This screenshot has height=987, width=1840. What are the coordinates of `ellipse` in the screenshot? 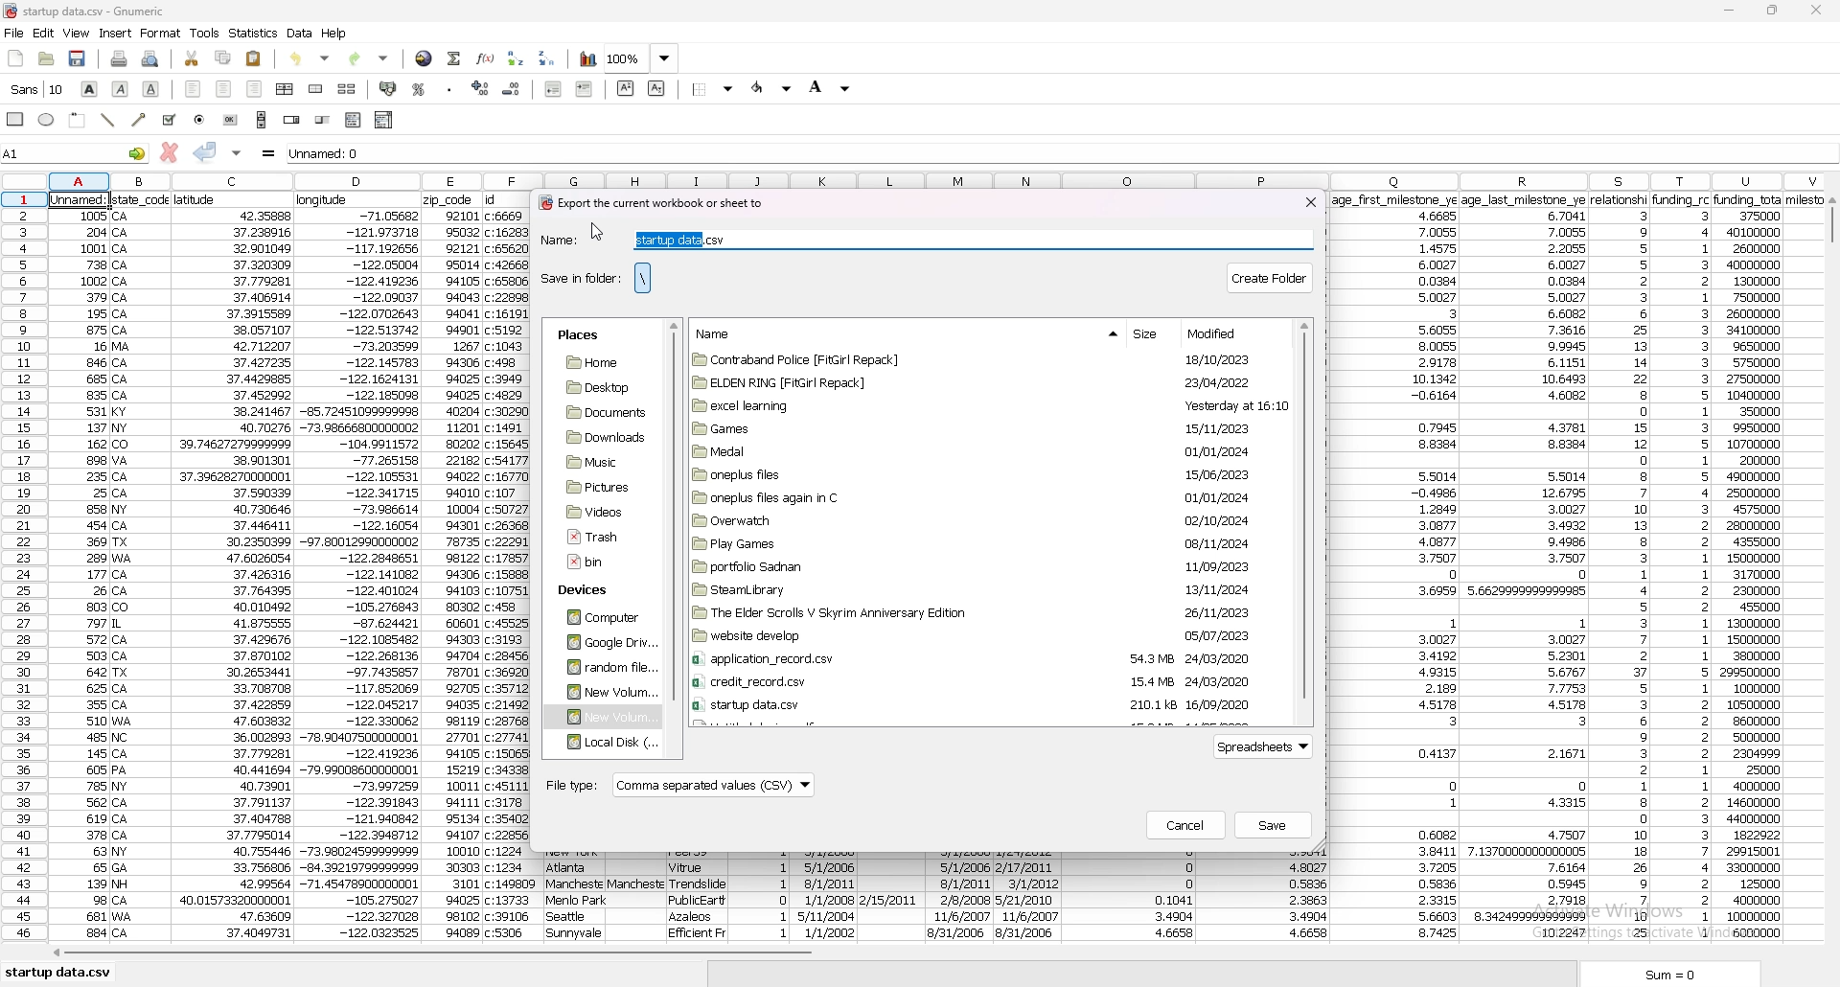 It's located at (48, 121).